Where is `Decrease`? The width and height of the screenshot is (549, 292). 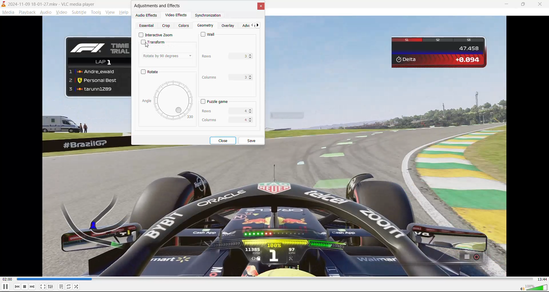
Decrease is located at coordinates (250, 122).